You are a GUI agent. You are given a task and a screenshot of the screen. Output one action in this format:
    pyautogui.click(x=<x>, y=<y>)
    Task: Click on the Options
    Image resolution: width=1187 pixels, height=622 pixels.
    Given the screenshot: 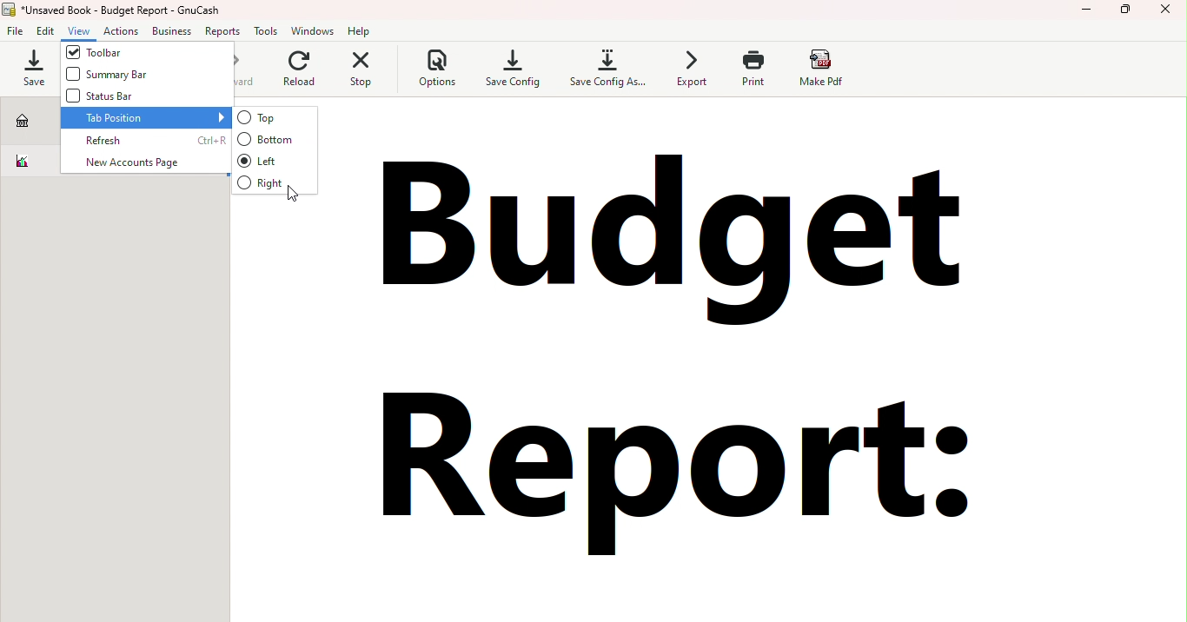 What is the action you would take?
    pyautogui.click(x=439, y=70)
    